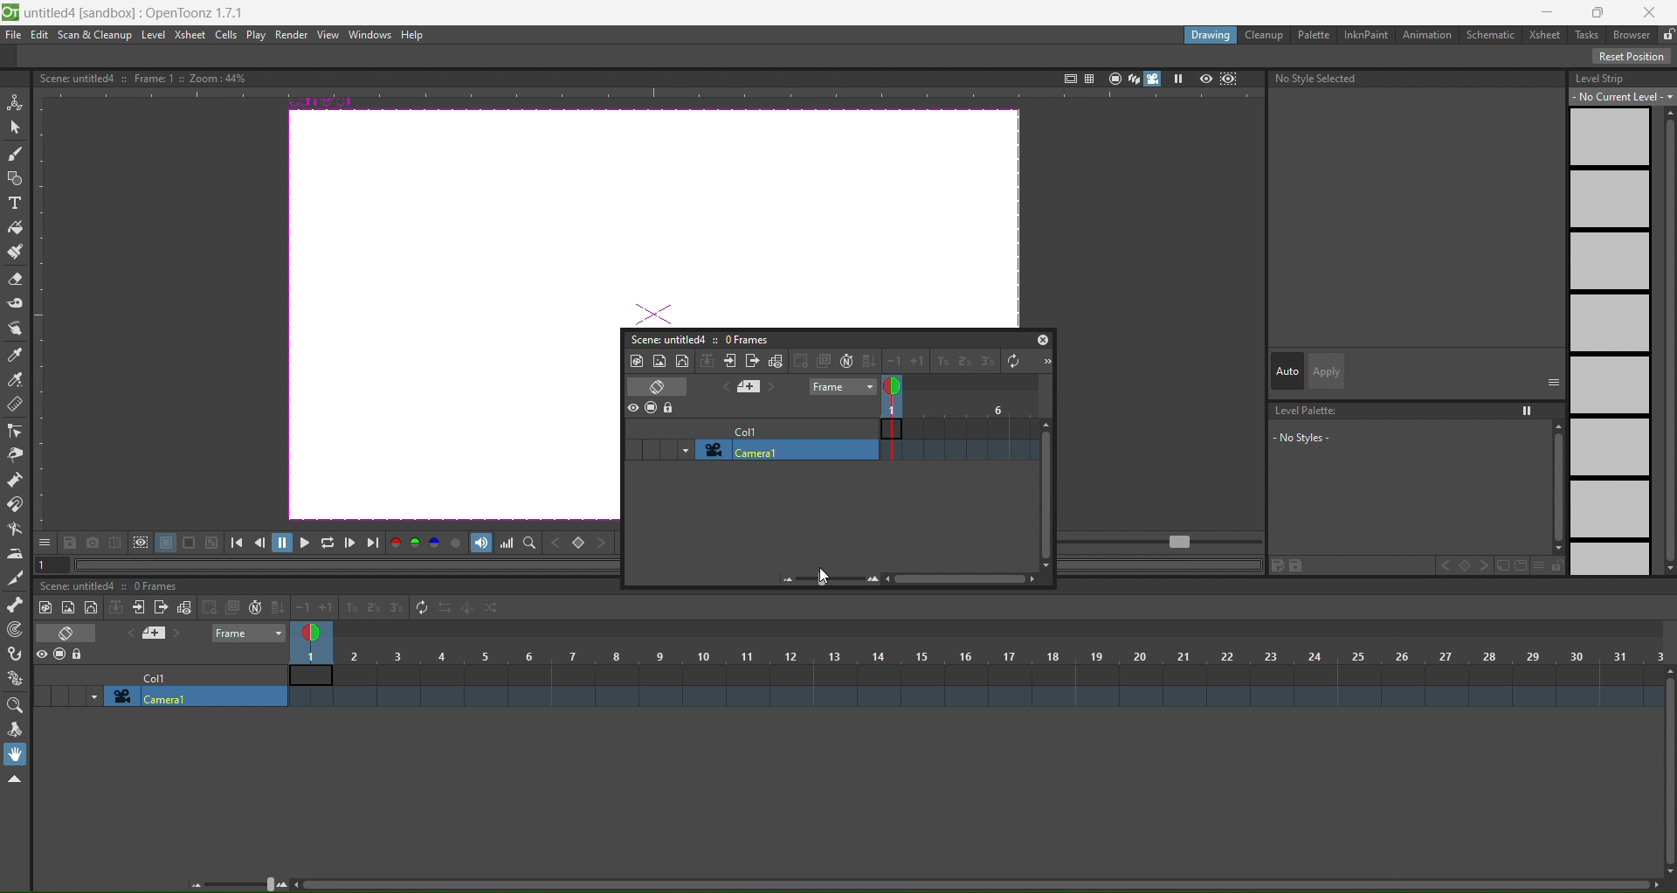 The image size is (1677, 893). I want to click on drawing, so click(1210, 35).